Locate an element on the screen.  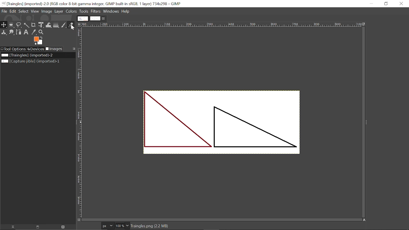
Current window is located at coordinates (93, 4).